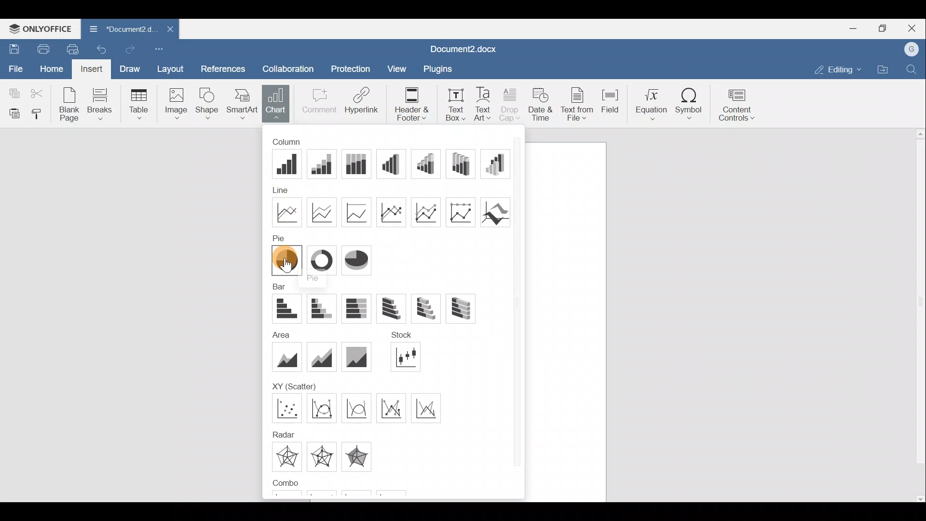 The image size is (926, 521). I want to click on Shape, so click(206, 103).